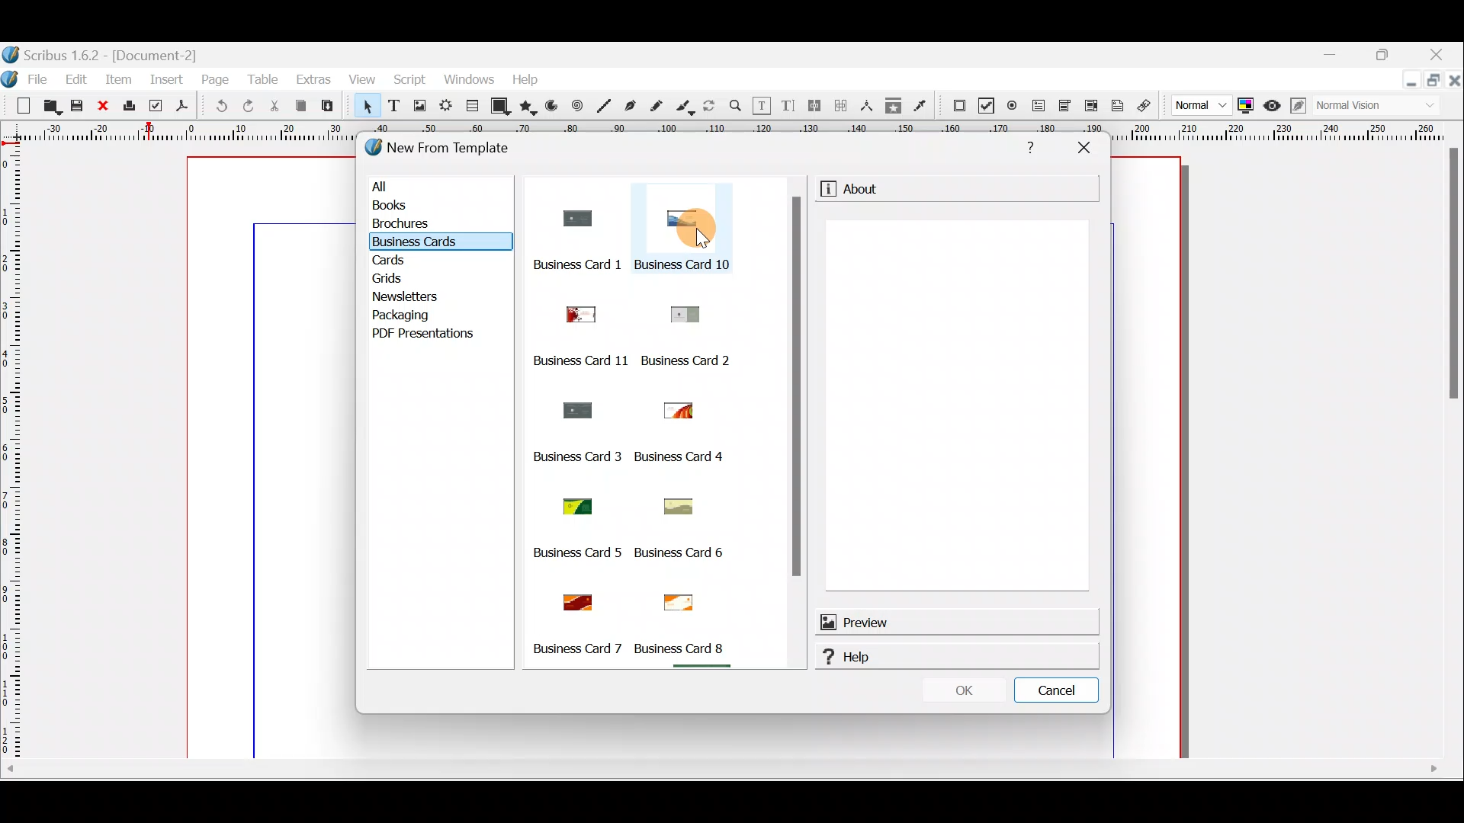  Describe the element at coordinates (245, 107) in the screenshot. I see `Redo` at that location.